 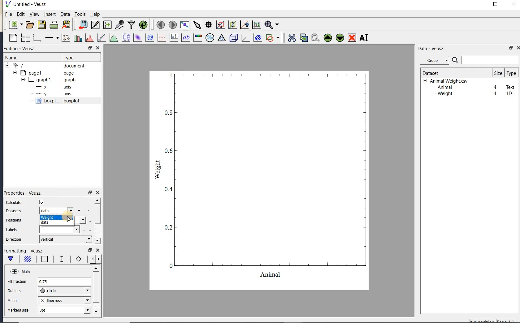 What do you see at coordinates (57, 223) in the screenshot?
I see `data` at bounding box center [57, 223].